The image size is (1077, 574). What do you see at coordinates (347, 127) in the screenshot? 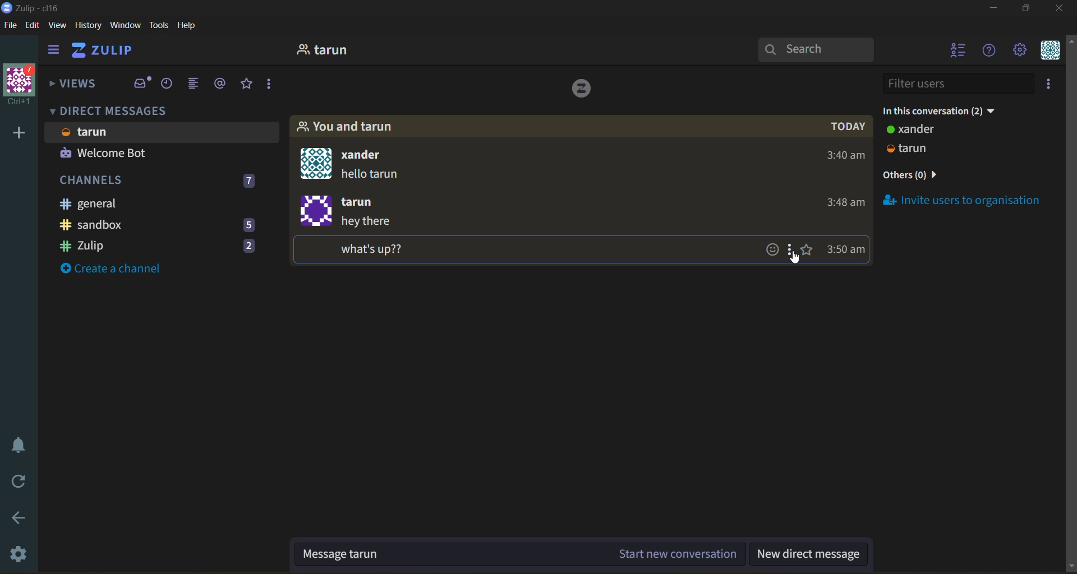
I see `people in conversation` at bounding box center [347, 127].